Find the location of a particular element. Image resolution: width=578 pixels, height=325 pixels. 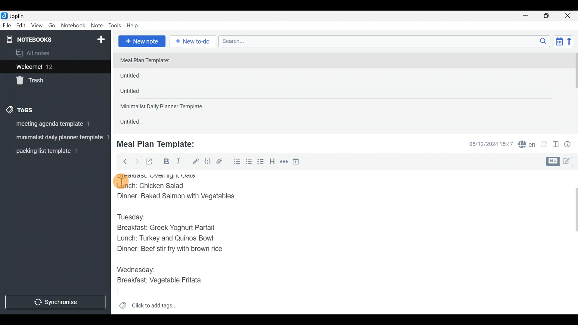

View is located at coordinates (37, 26).